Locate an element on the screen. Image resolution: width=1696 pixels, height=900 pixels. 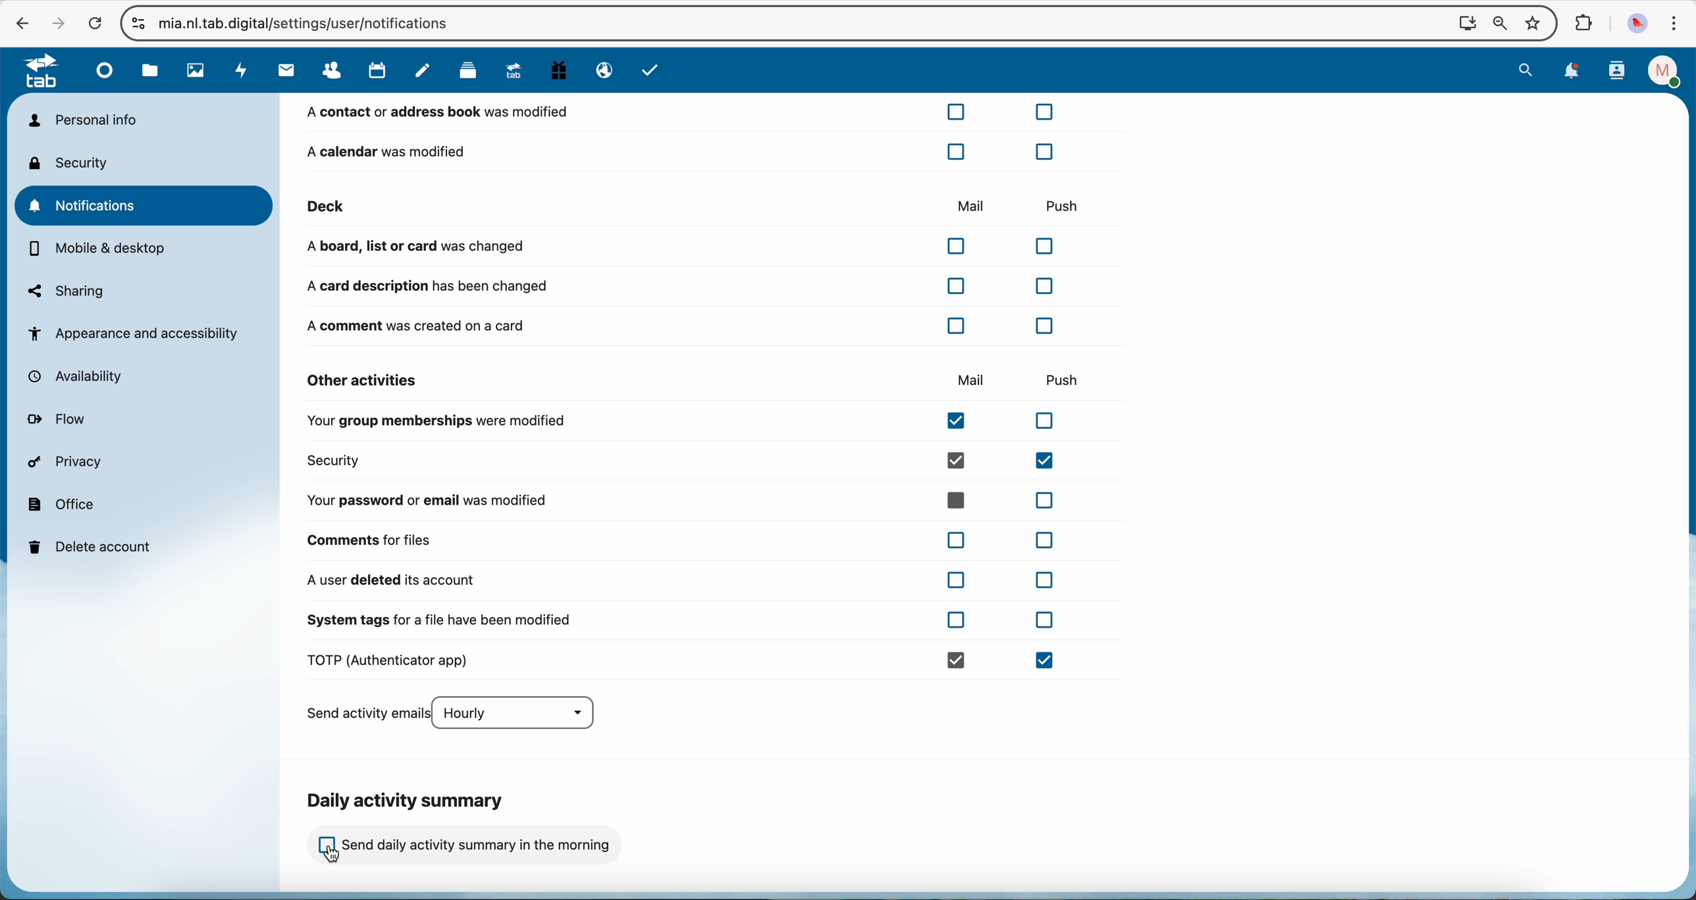
sharing is located at coordinates (66, 291).